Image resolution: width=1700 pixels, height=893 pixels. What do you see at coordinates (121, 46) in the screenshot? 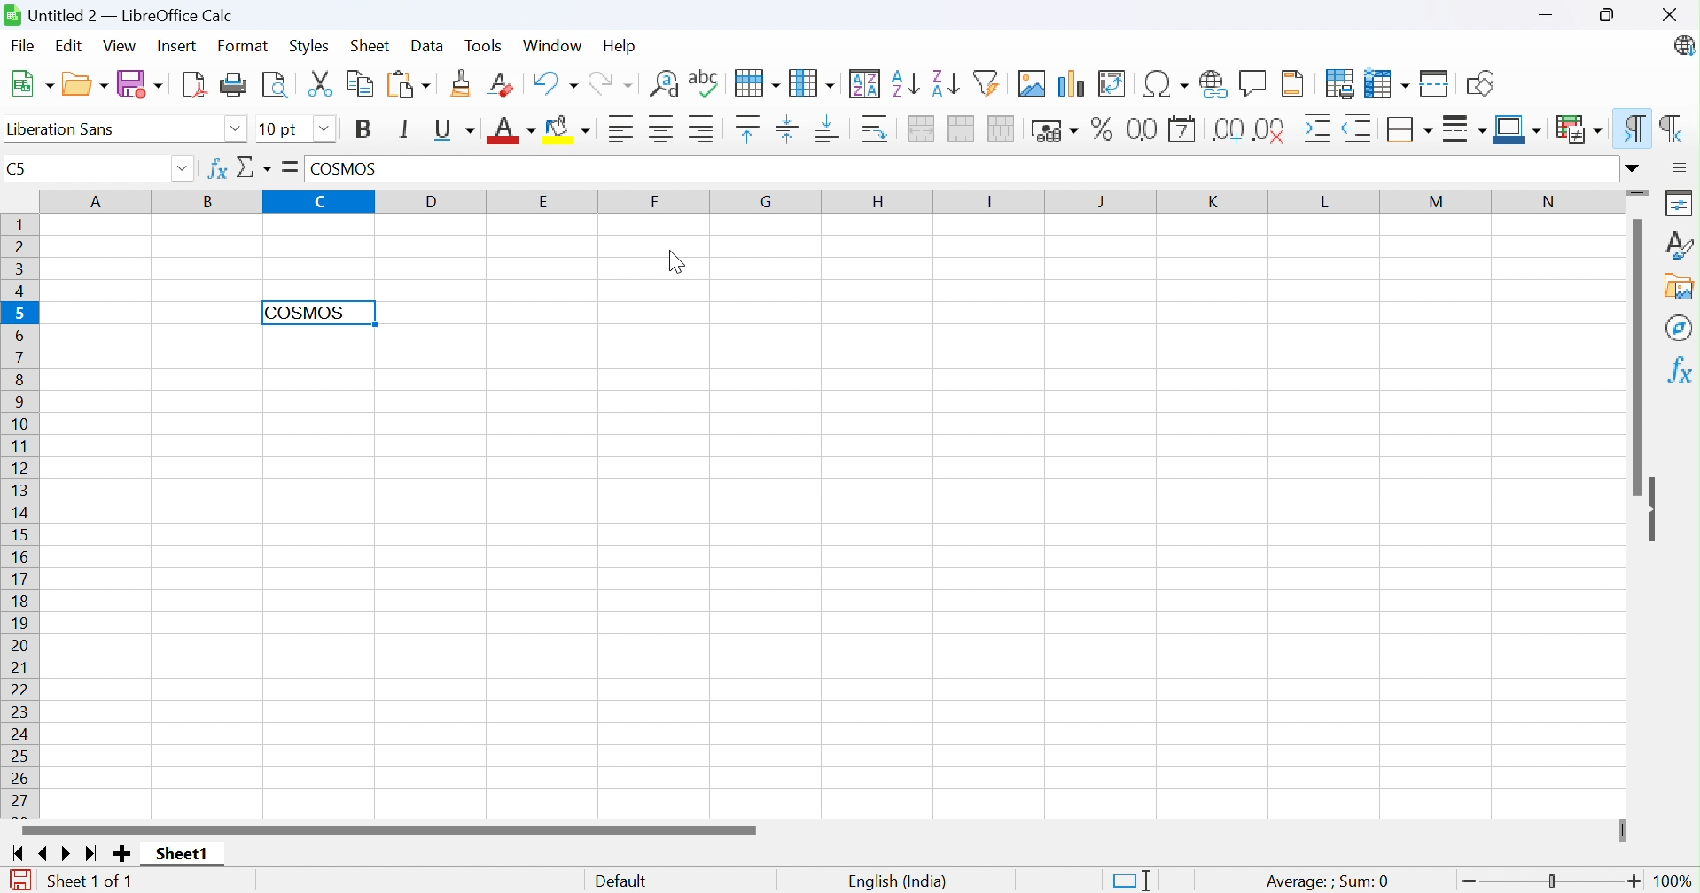
I see `View` at bounding box center [121, 46].